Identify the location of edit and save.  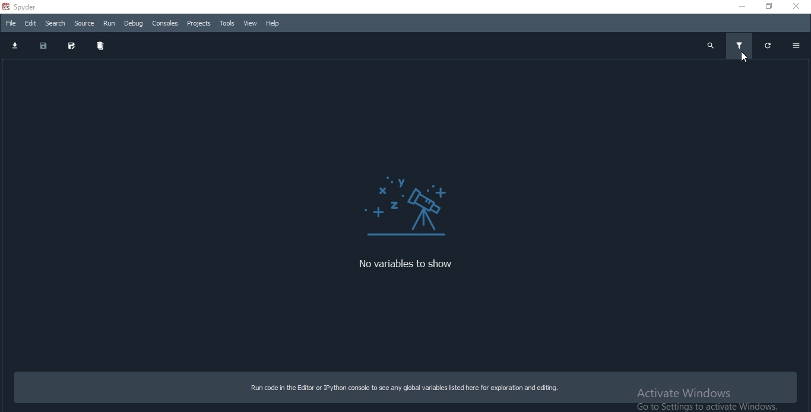
(72, 45).